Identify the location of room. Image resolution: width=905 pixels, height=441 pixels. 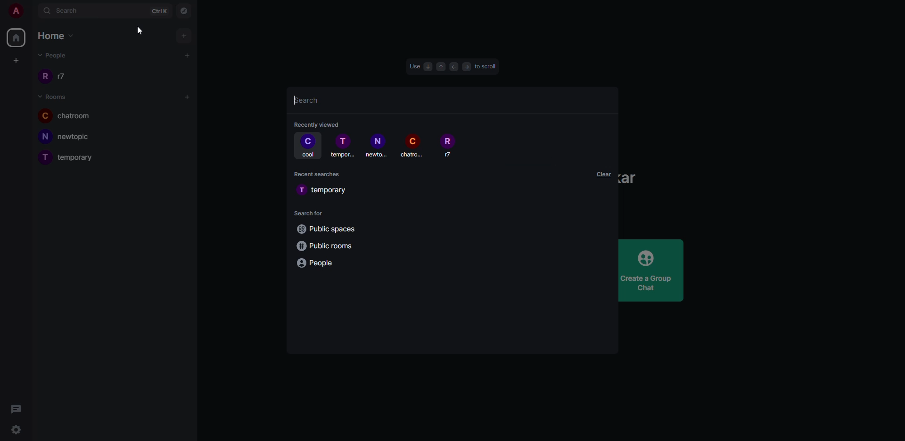
(69, 157).